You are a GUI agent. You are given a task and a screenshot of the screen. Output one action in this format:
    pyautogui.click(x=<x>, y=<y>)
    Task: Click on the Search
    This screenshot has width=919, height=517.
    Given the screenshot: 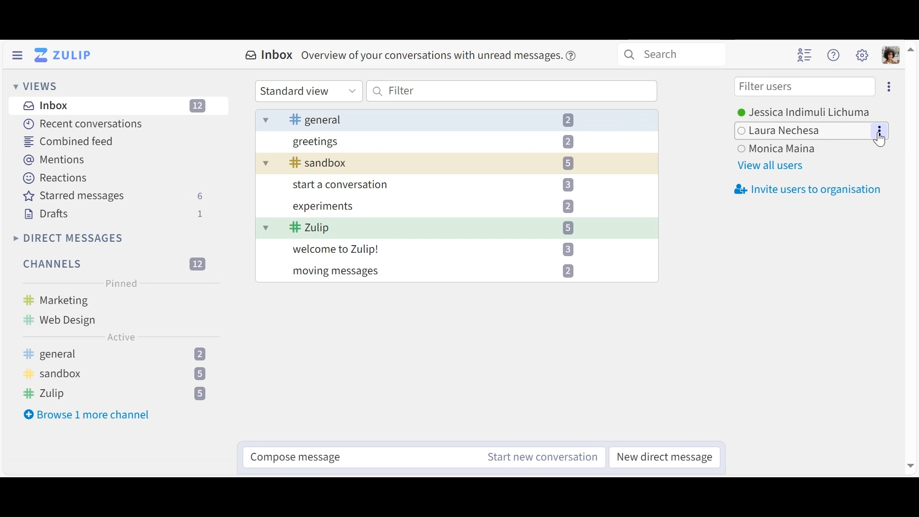 What is the action you would take?
    pyautogui.click(x=671, y=55)
    